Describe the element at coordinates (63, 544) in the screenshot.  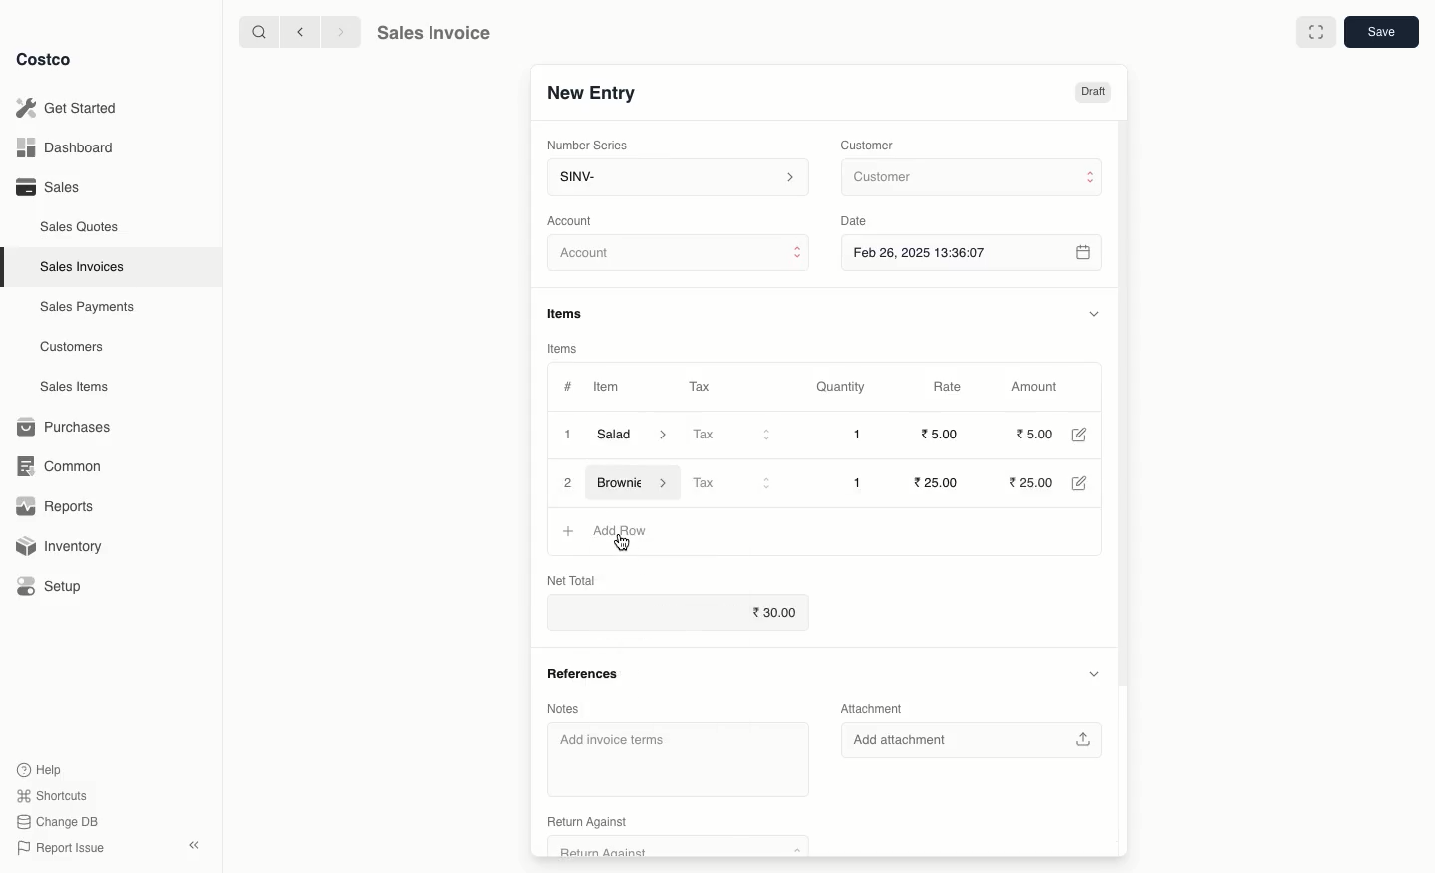
I see `Inventory` at that location.